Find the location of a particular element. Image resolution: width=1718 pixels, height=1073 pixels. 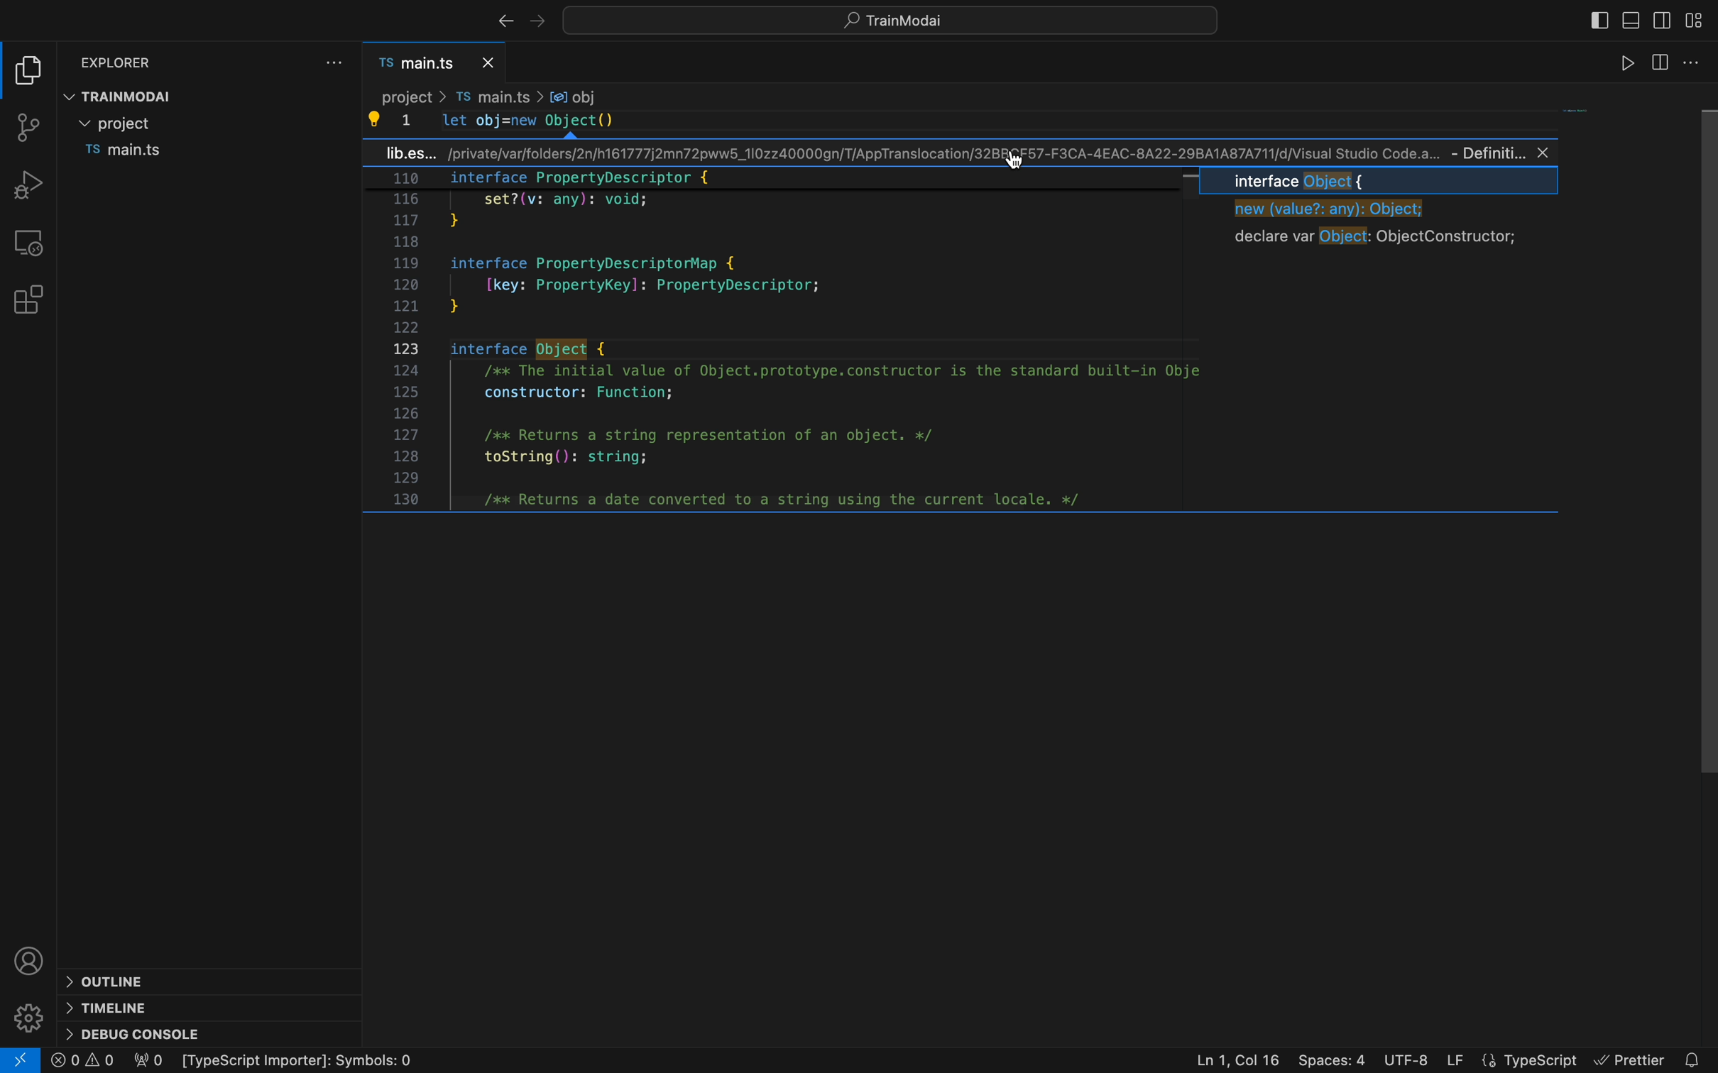

debug is located at coordinates (31, 184).